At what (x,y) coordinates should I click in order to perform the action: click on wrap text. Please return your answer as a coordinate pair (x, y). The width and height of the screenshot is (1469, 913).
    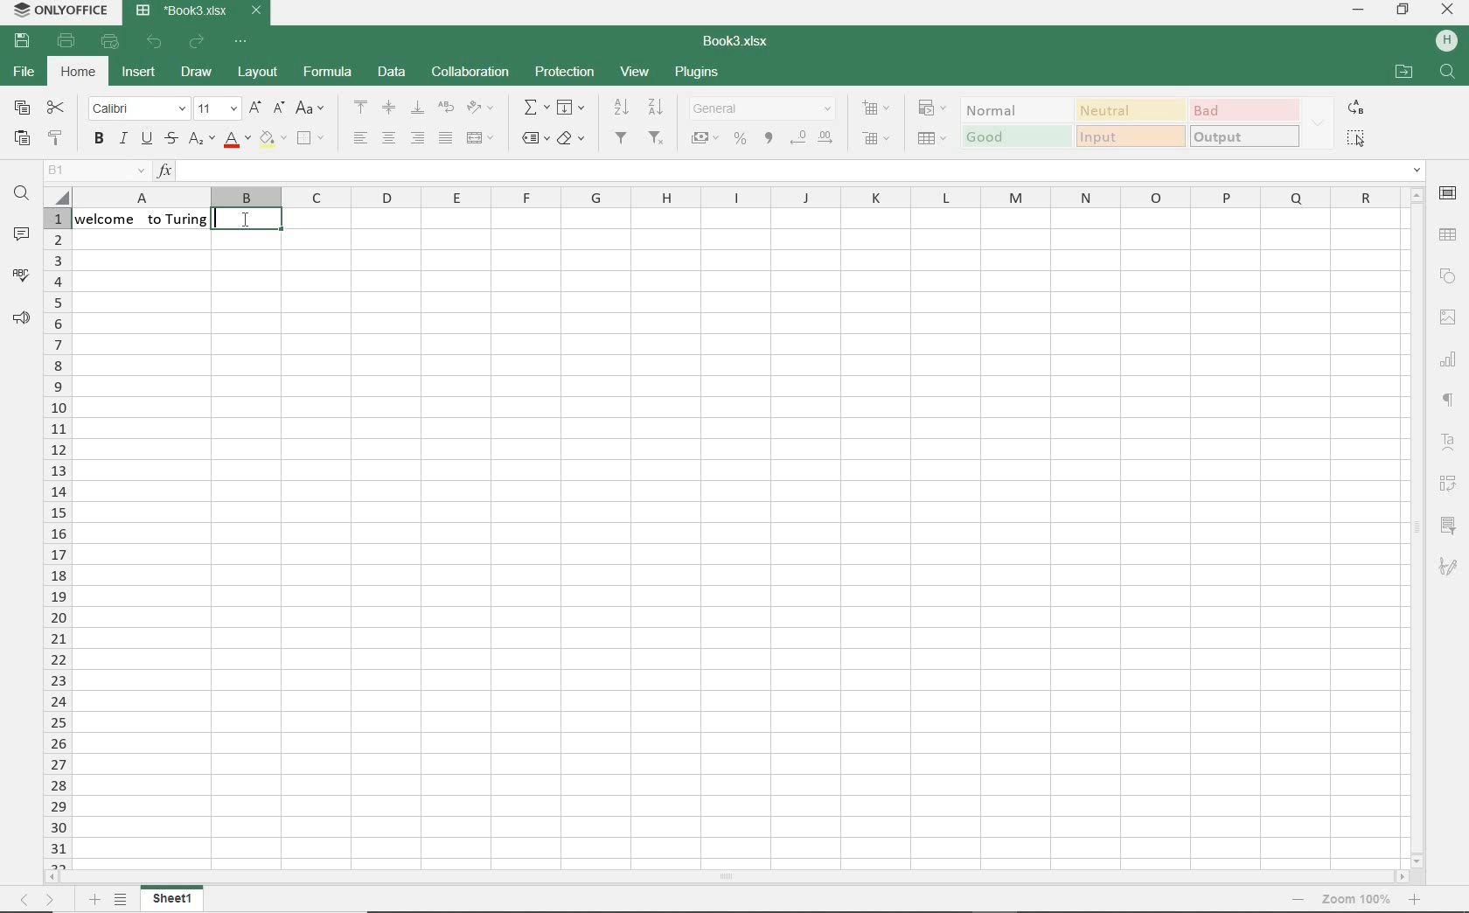
    Looking at the image, I should click on (444, 107).